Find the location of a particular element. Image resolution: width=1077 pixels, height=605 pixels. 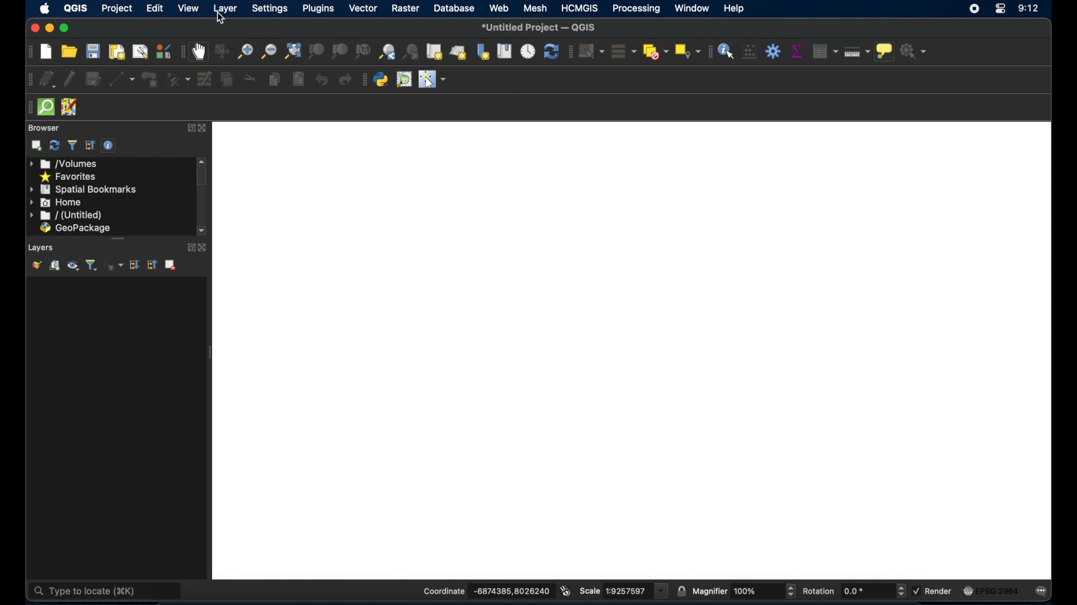

enable/disable properties widget is located at coordinates (111, 147).